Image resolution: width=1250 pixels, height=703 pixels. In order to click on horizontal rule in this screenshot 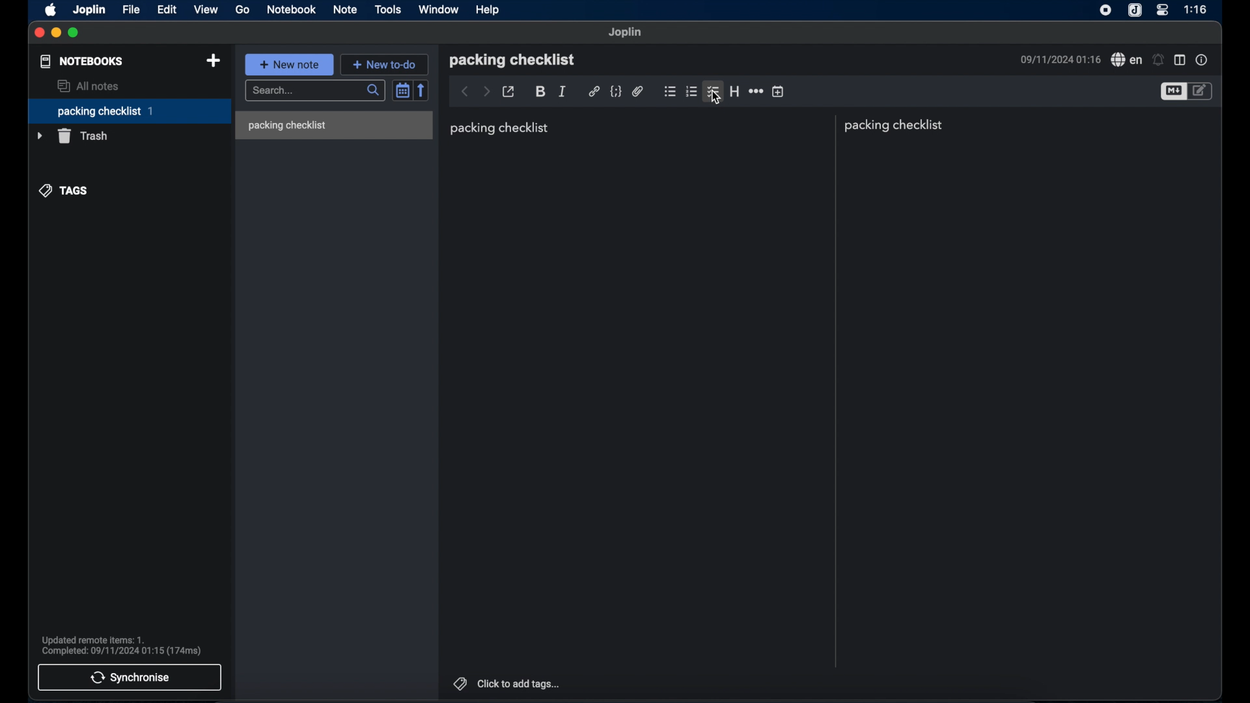, I will do `click(755, 92)`.